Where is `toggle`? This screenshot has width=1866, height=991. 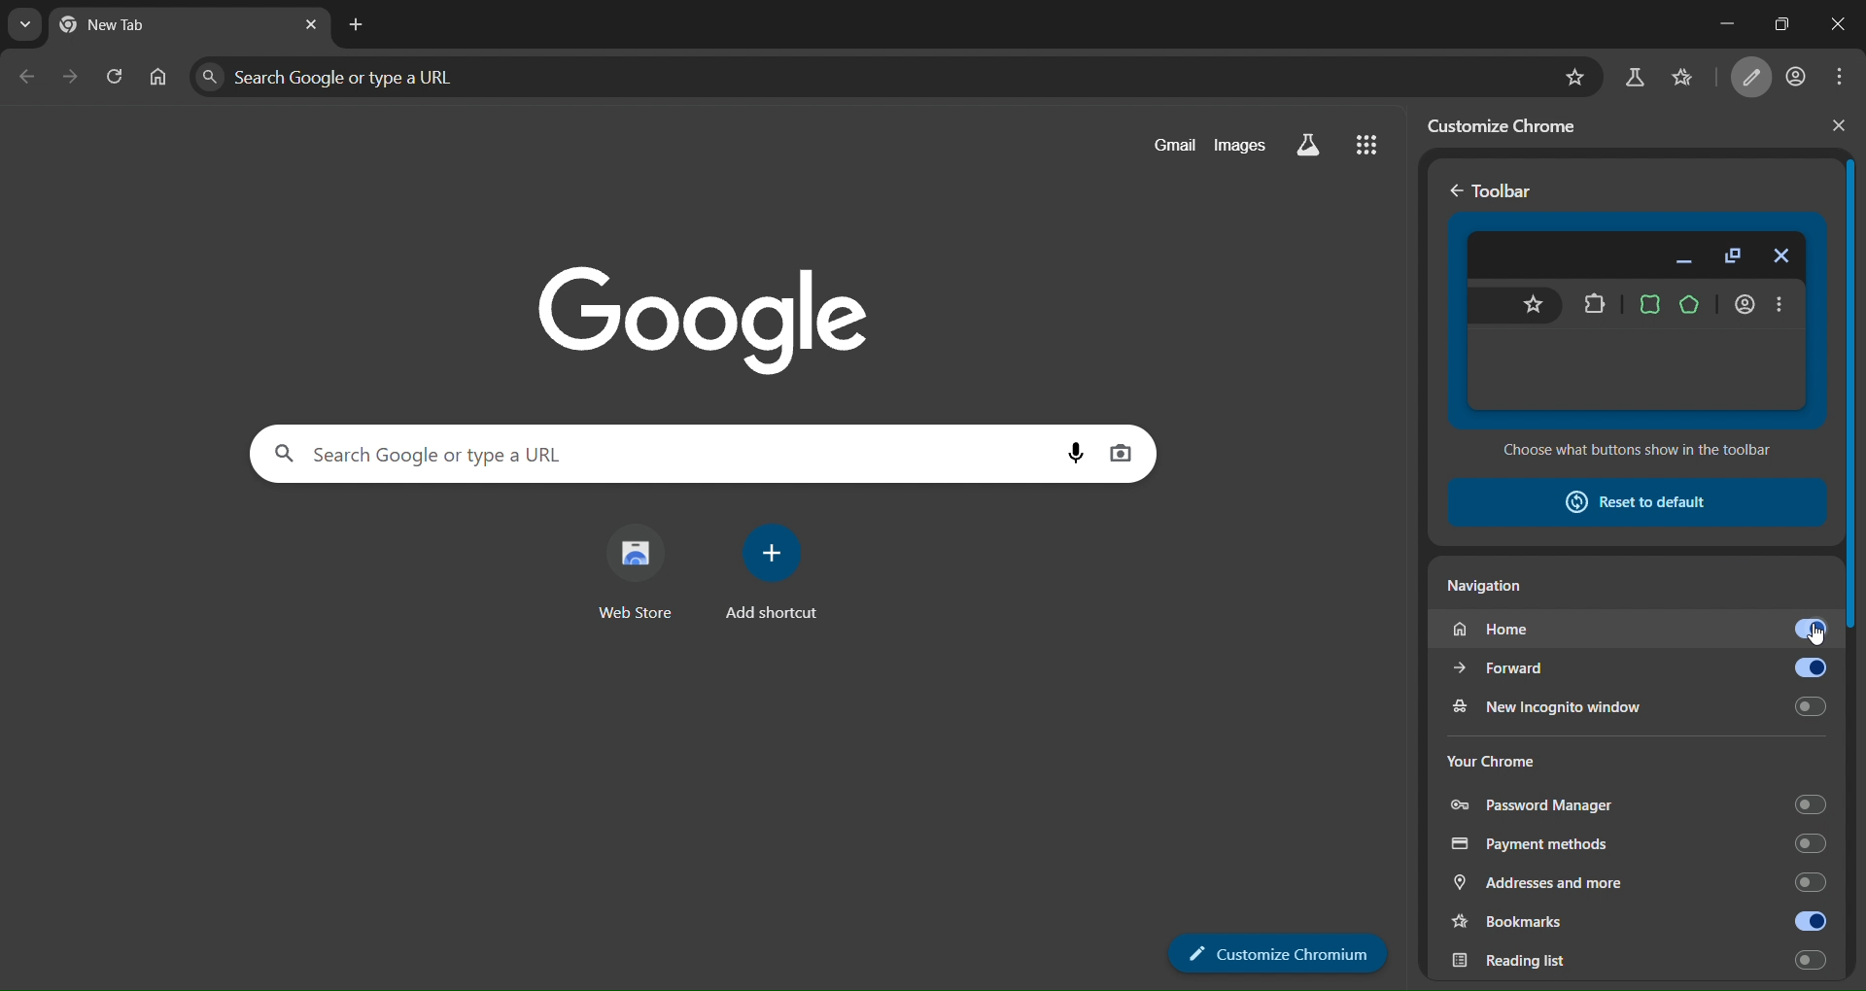
toggle is located at coordinates (1813, 668).